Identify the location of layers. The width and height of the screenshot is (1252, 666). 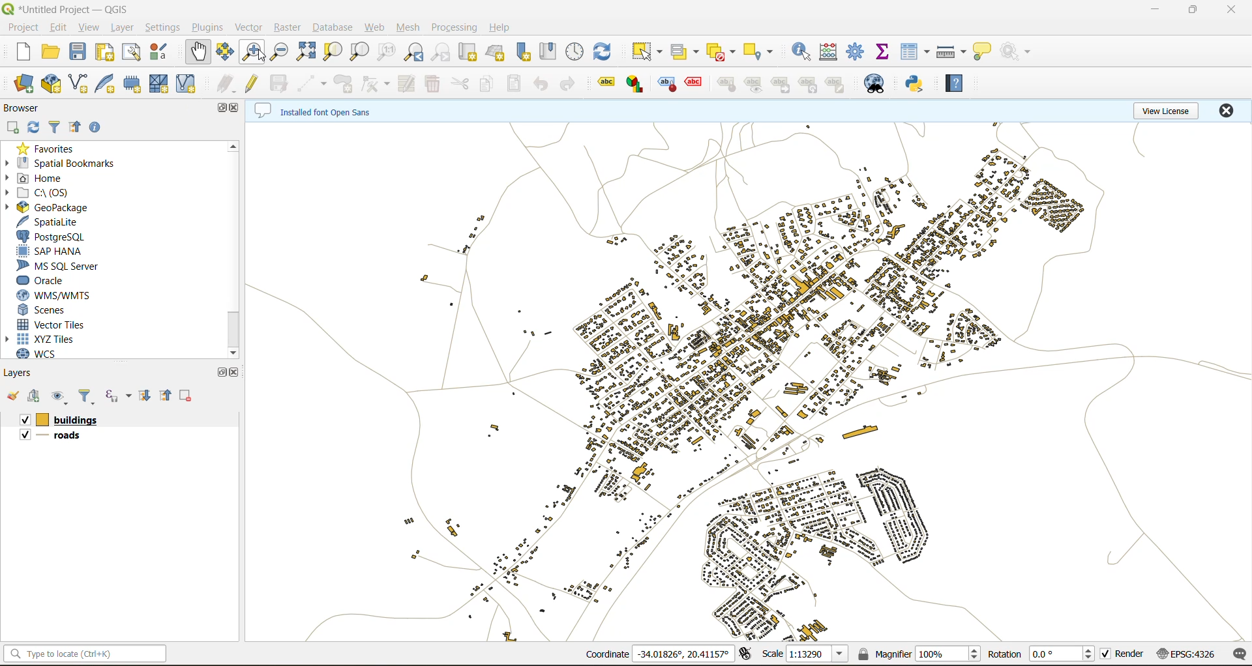
(75, 418).